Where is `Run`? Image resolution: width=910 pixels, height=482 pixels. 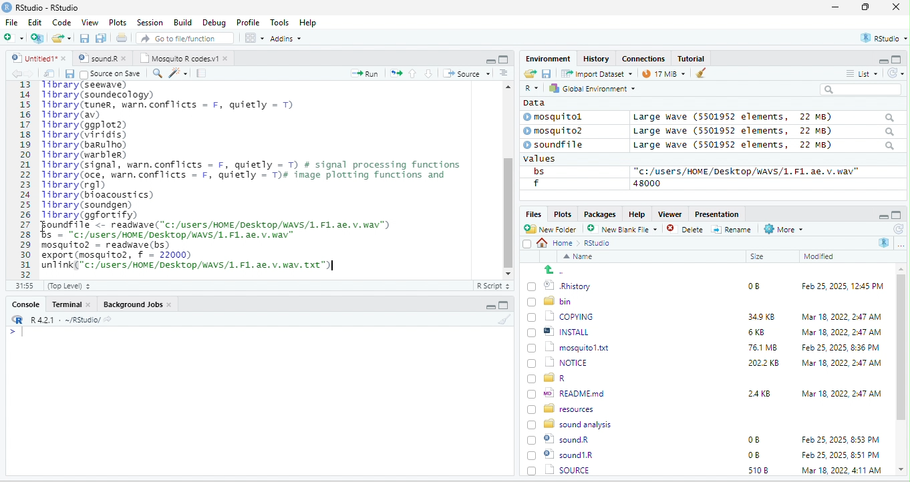
Run is located at coordinates (362, 73).